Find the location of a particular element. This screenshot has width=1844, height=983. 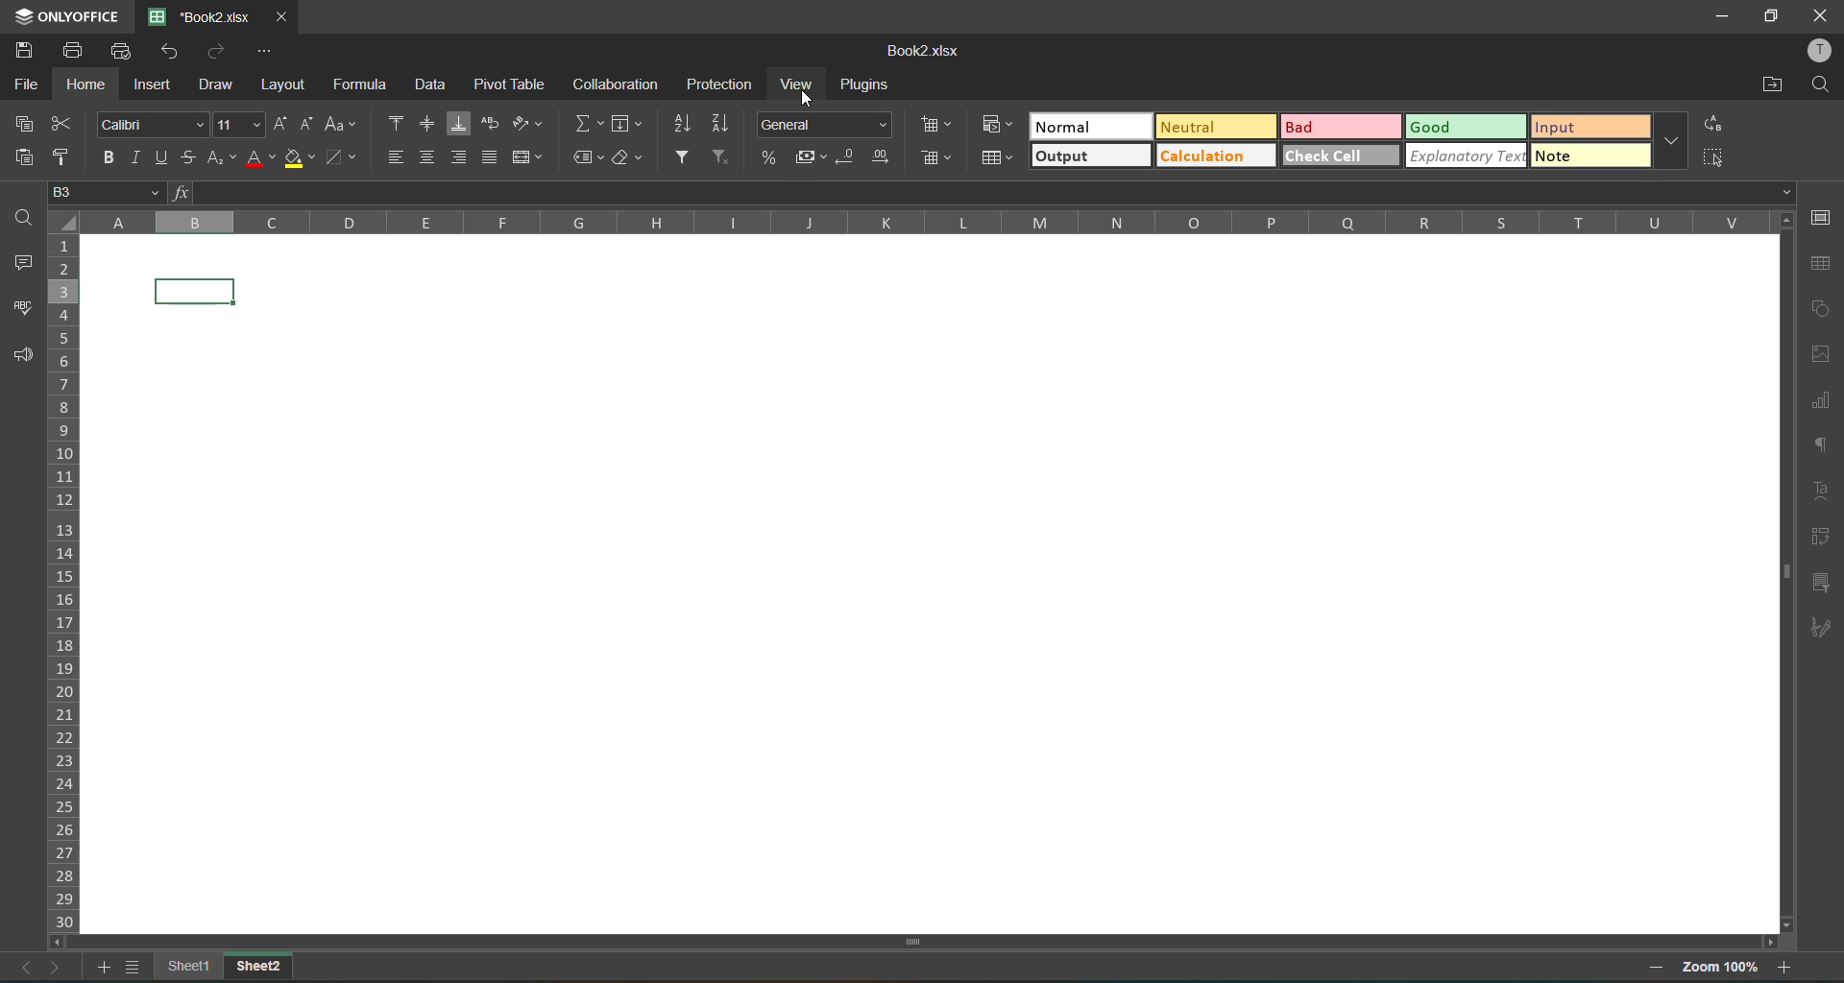

format as table is located at coordinates (999, 156).